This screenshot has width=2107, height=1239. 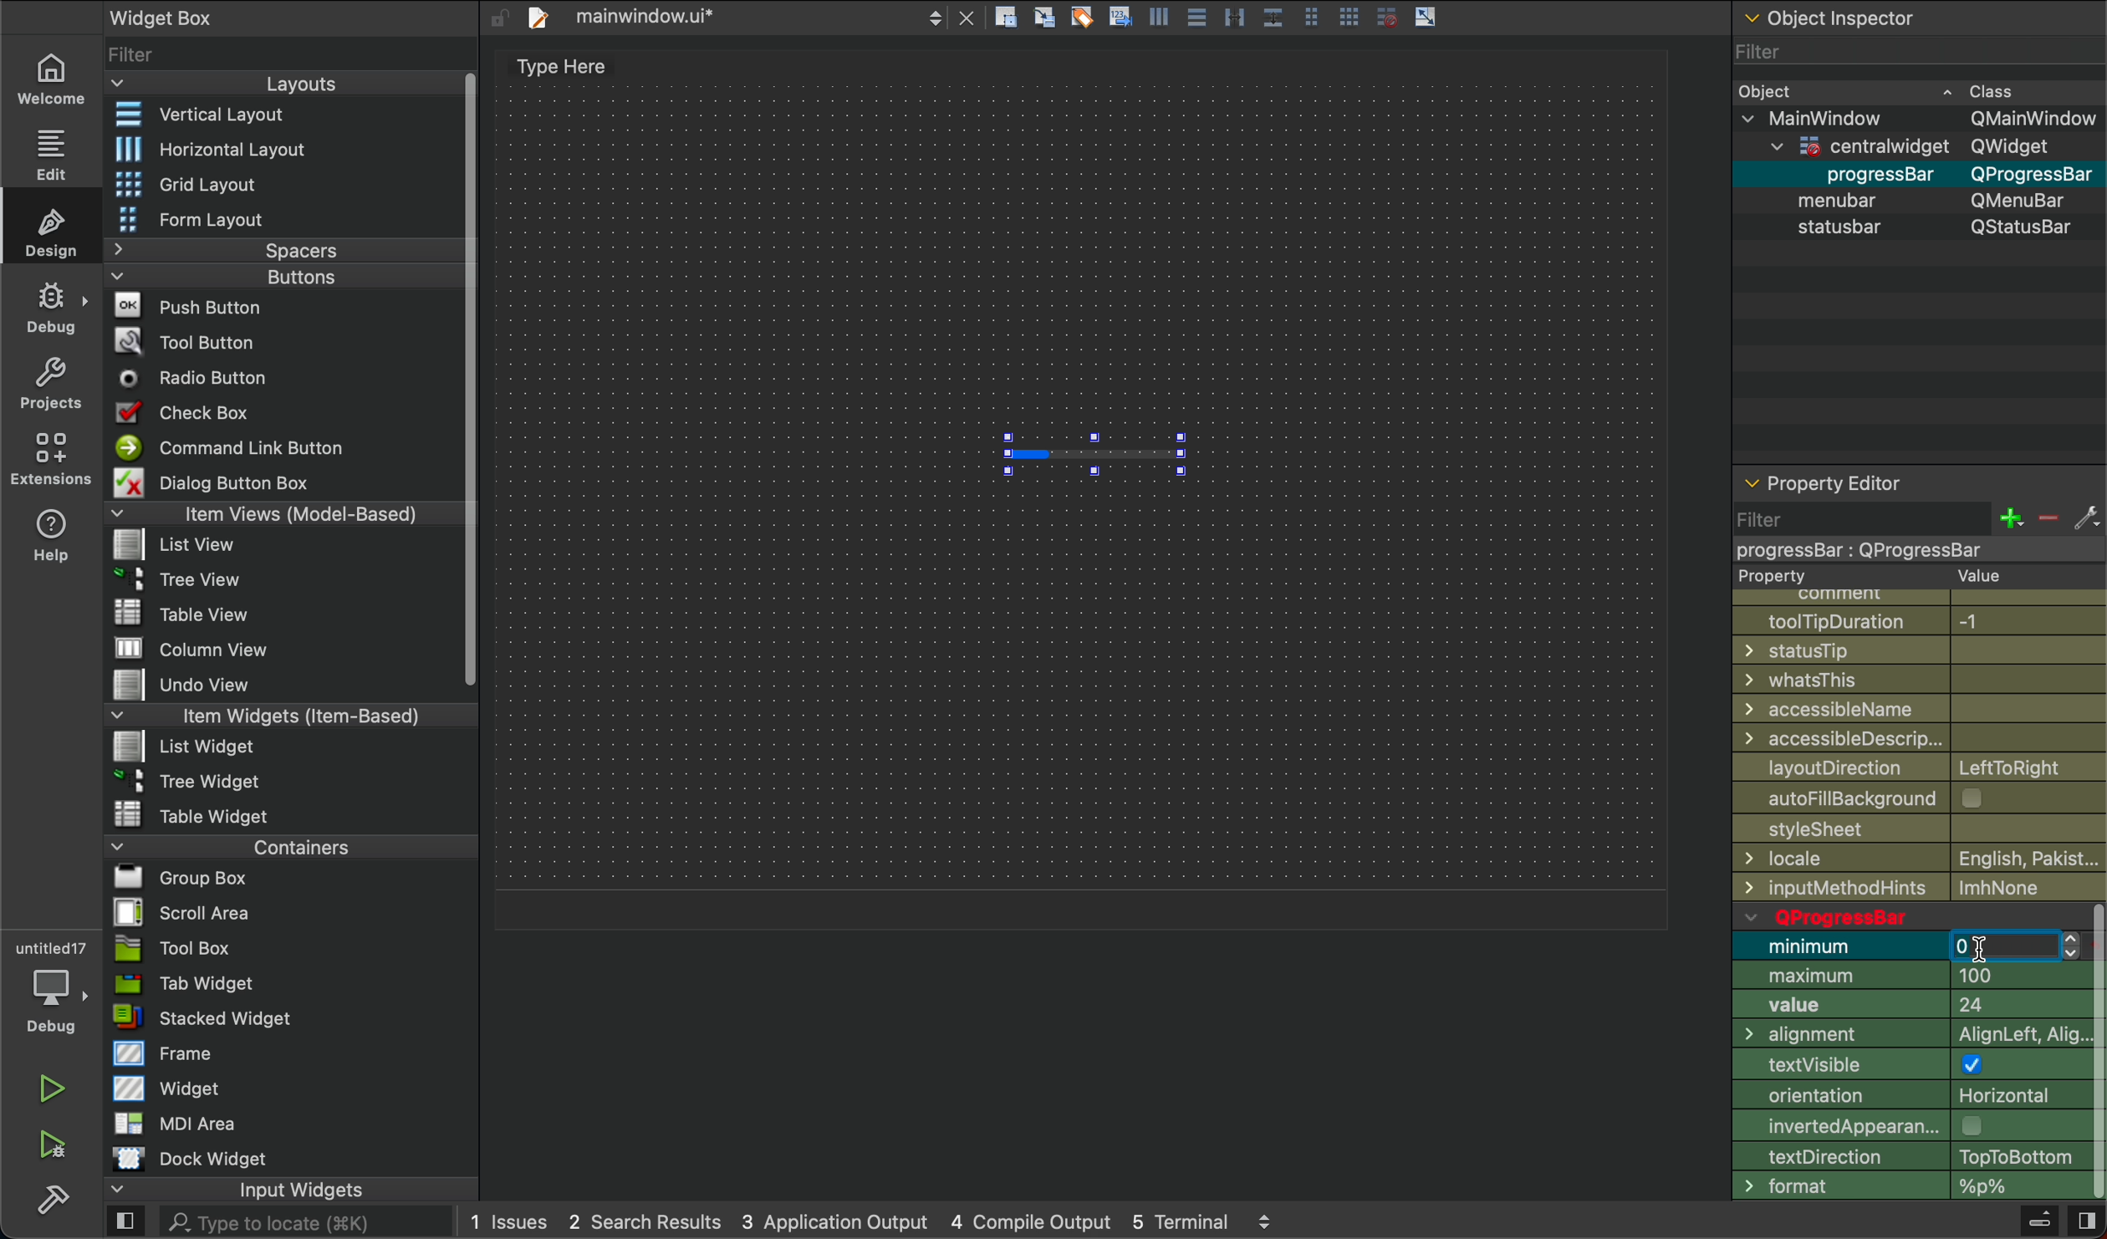 What do you see at coordinates (1907, 1099) in the screenshot?
I see `Orientation ` at bounding box center [1907, 1099].